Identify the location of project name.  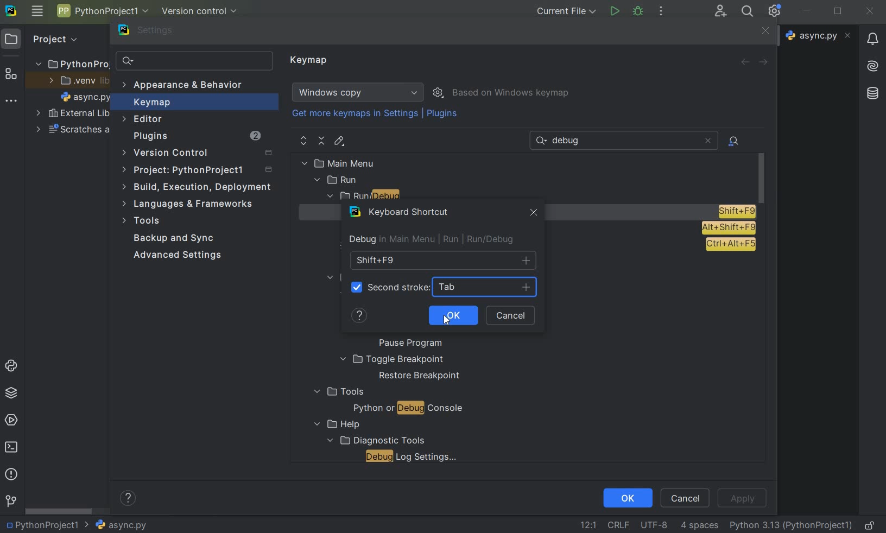
(102, 11).